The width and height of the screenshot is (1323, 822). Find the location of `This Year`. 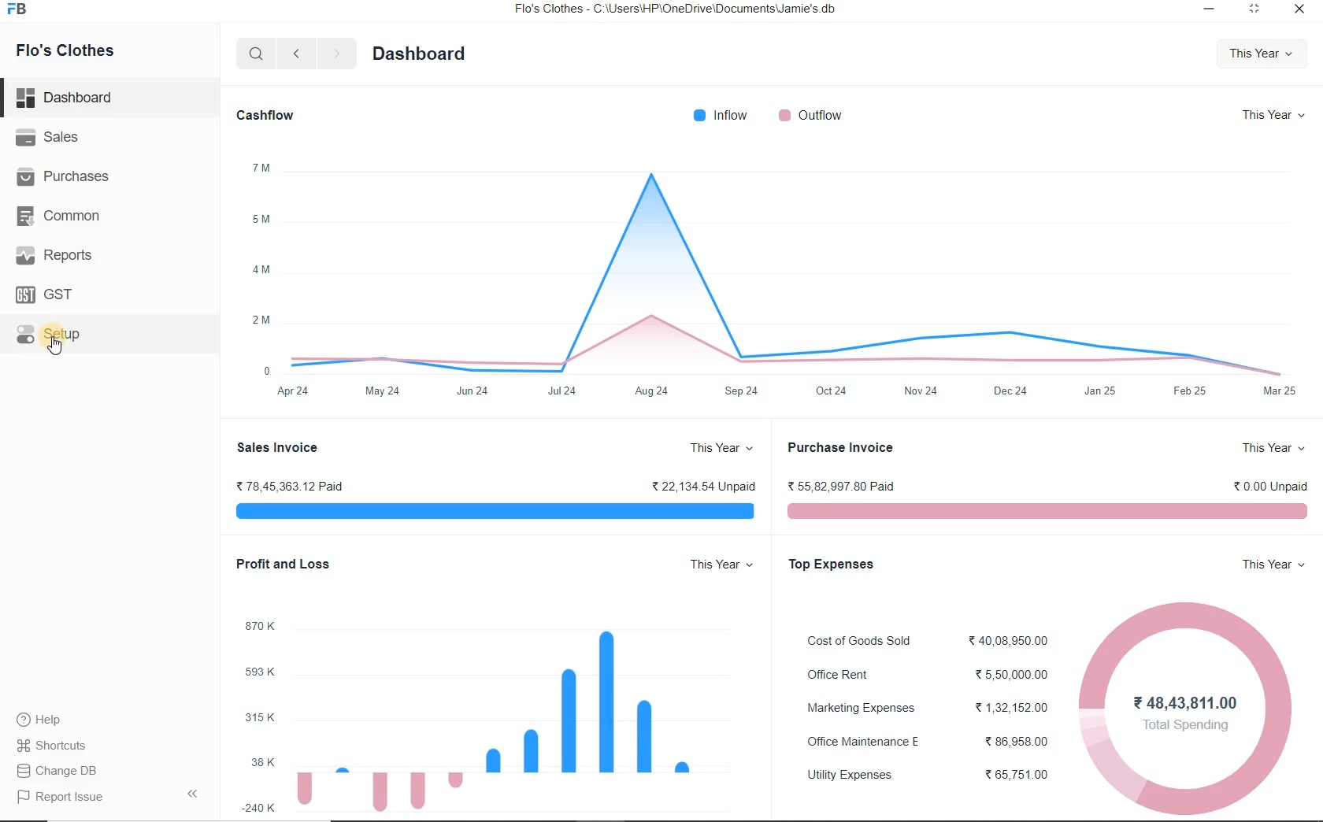

This Year is located at coordinates (1272, 115).